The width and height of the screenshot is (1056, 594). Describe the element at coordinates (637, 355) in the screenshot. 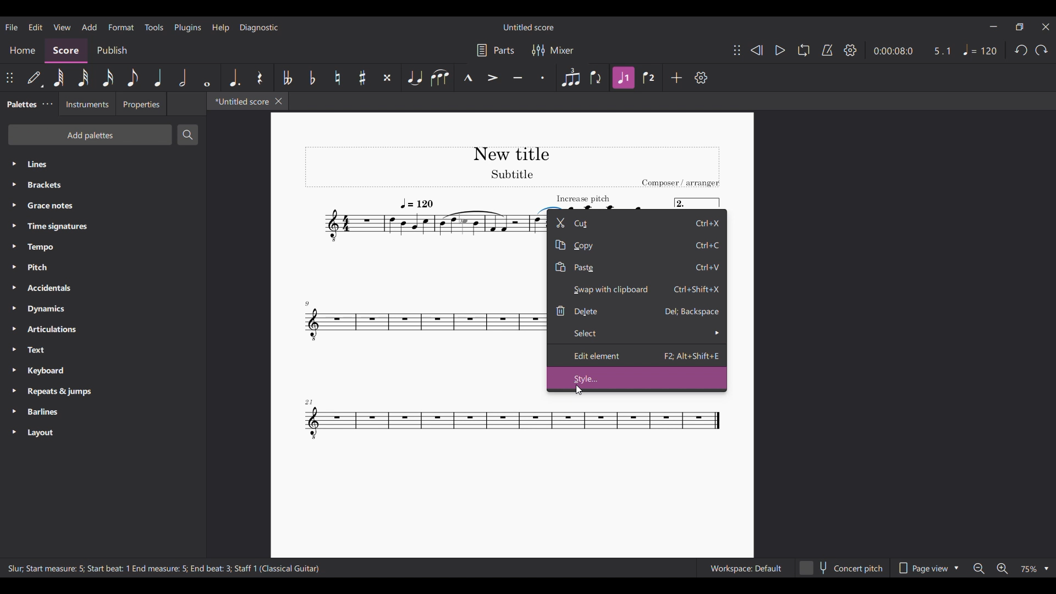

I see `Edit element` at that location.